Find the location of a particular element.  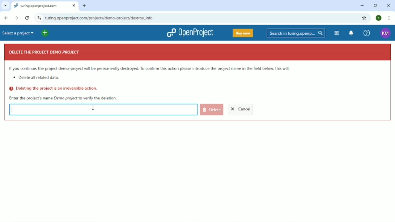

Typing curosr is located at coordinates (17, 111).